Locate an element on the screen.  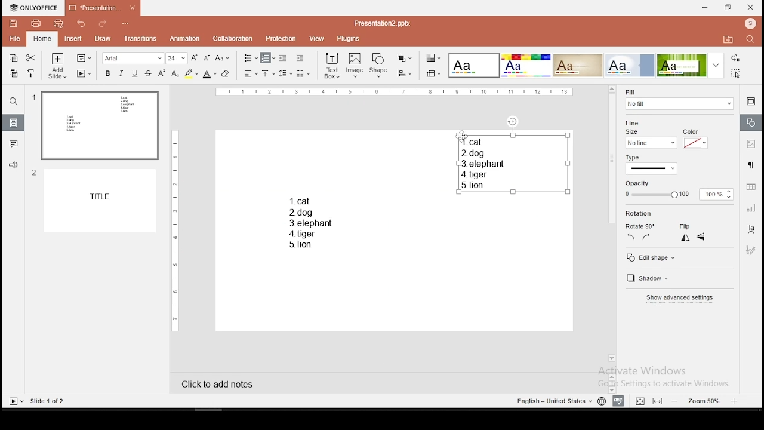
shape is located at coordinates (379, 66).